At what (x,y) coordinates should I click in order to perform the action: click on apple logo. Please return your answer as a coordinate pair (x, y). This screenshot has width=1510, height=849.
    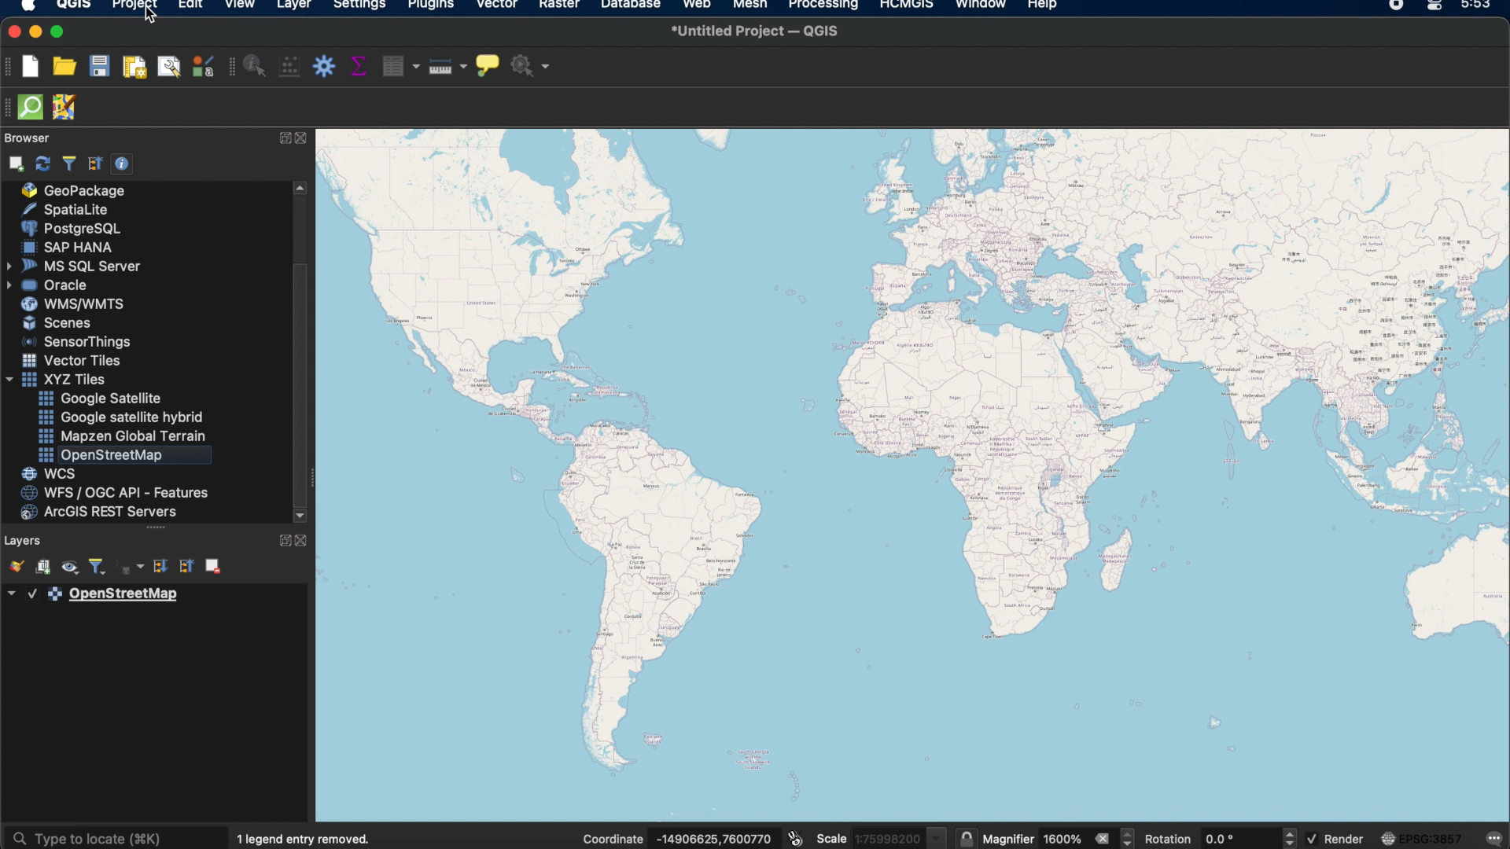
    Looking at the image, I should click on (28, 6).